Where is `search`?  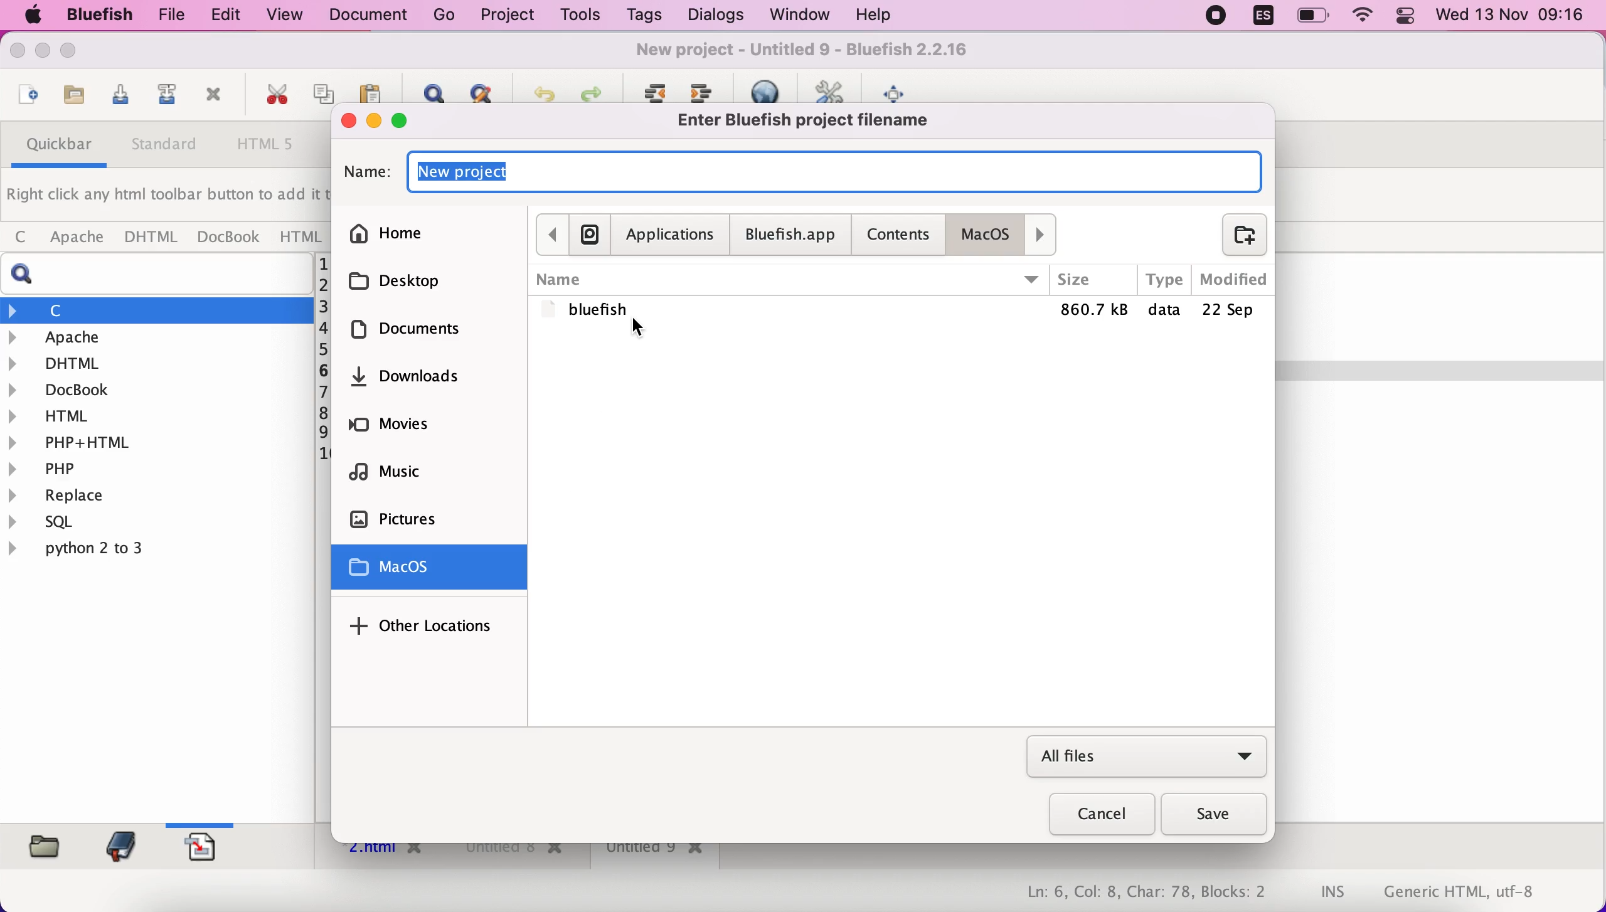
search is located at coordinates (162, 274).